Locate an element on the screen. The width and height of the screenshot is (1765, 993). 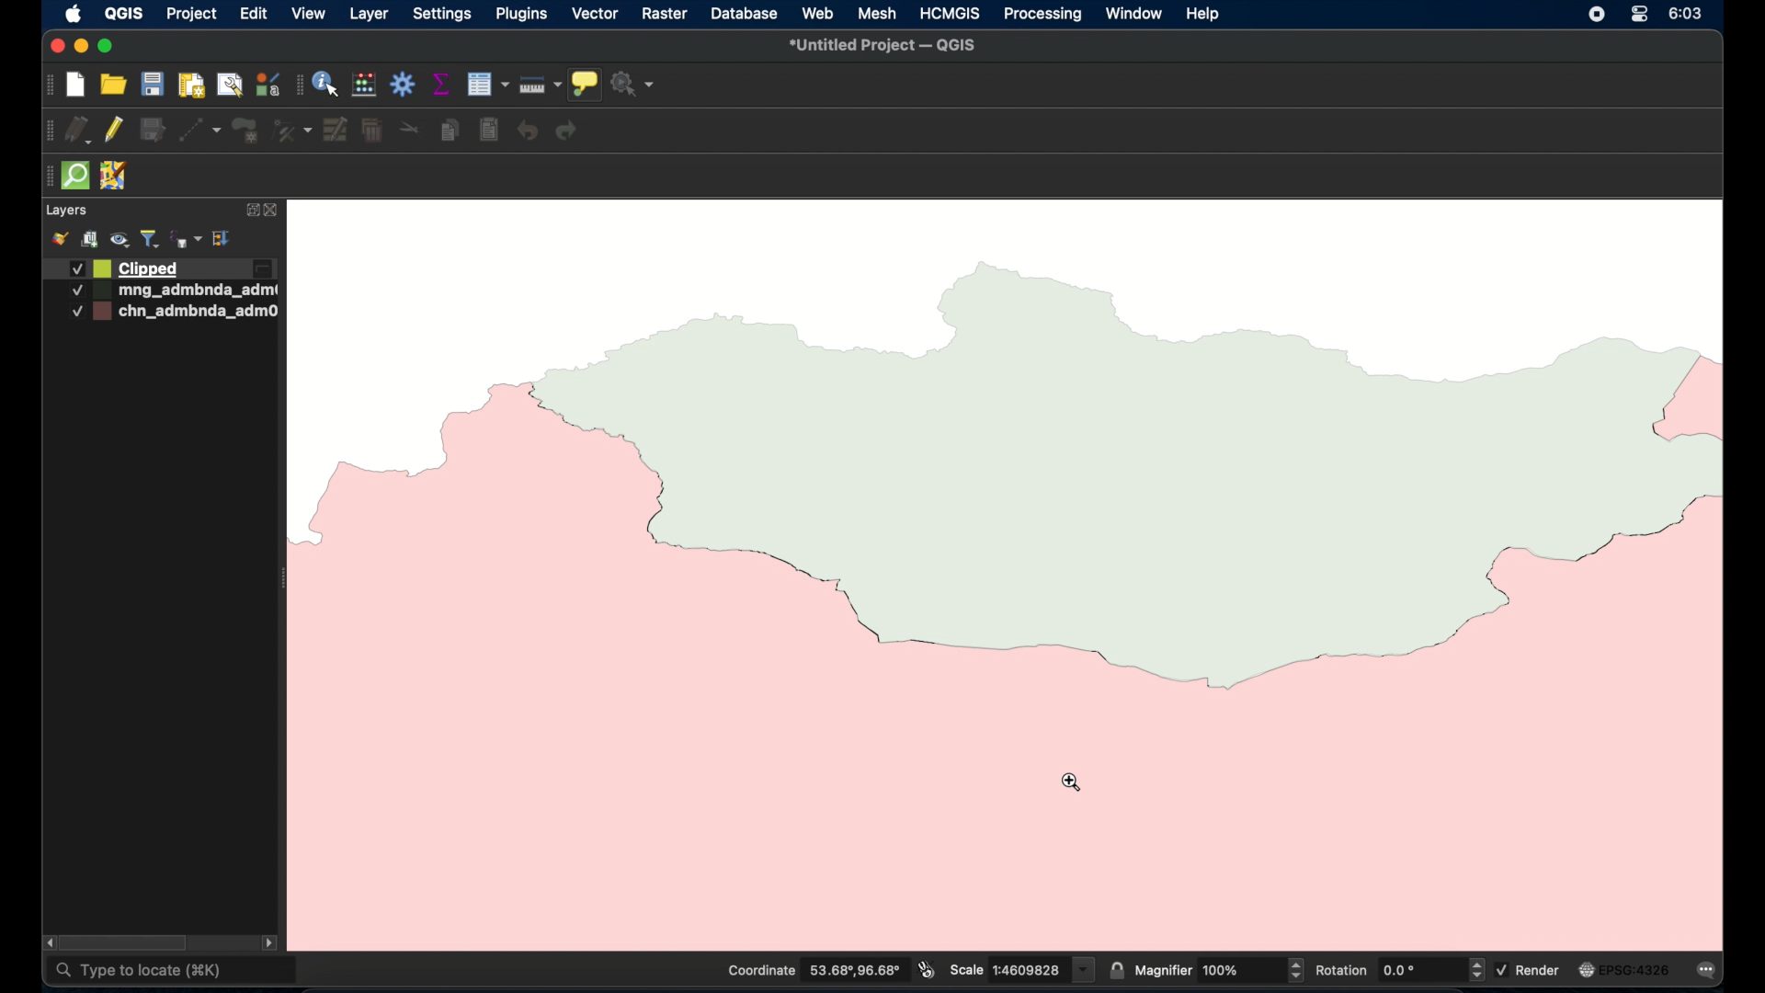
print layout is located at coordinates (190, 86).